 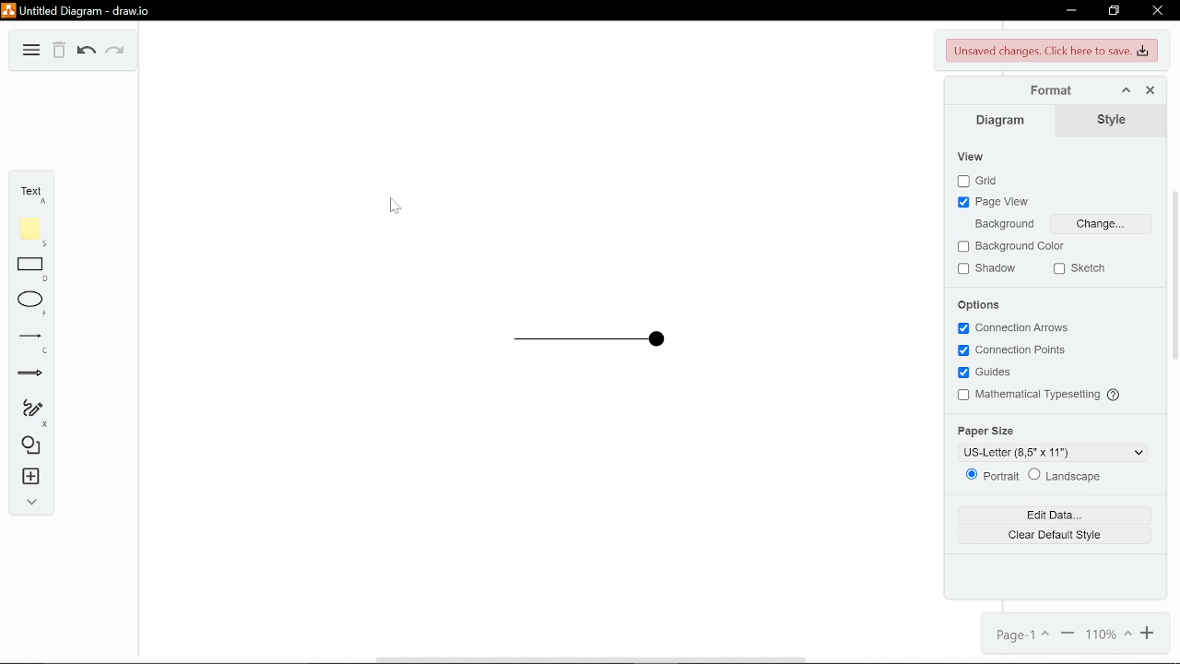 I want to click on Undo, so click(x=86, y=51).